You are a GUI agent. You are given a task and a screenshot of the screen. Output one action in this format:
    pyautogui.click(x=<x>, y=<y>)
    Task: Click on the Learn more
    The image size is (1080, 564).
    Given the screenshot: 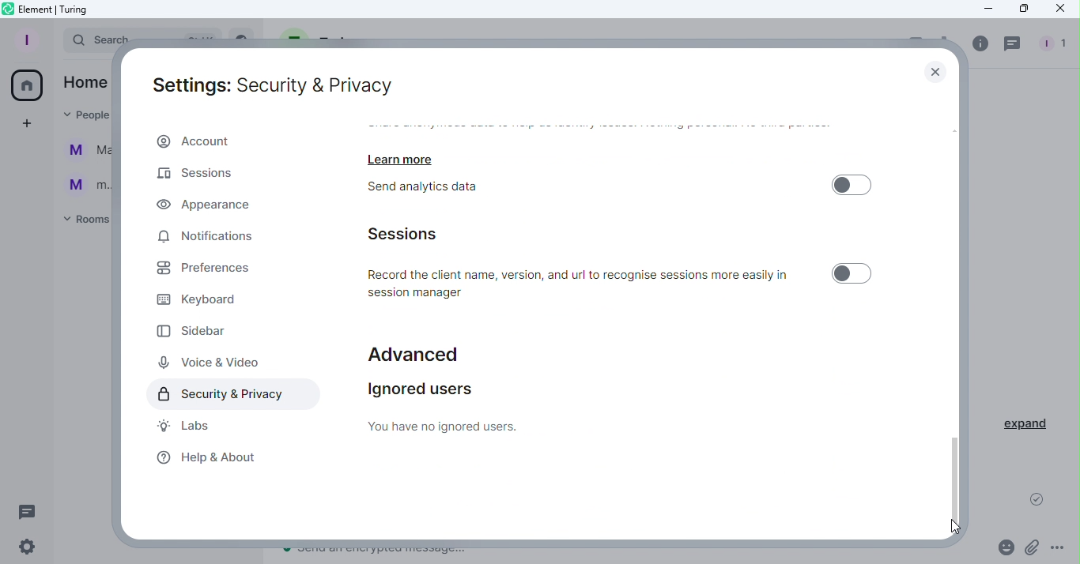 What is the action you would take?
    pyautogui.click(x=406, y=156)
    